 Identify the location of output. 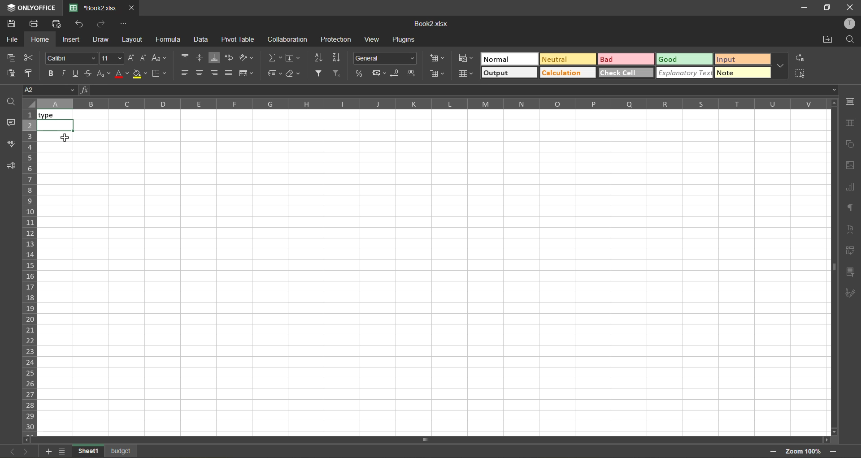
(509, 72).